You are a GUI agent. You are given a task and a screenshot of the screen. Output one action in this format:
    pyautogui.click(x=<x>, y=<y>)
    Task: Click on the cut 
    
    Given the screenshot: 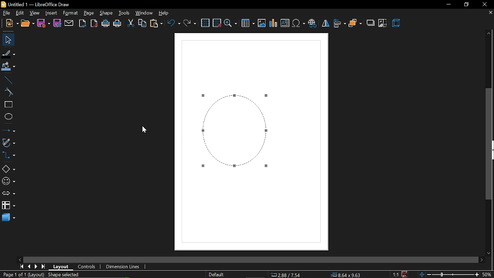 What is the action you would take?
    pyautogui.click(x=131, y=24)
    